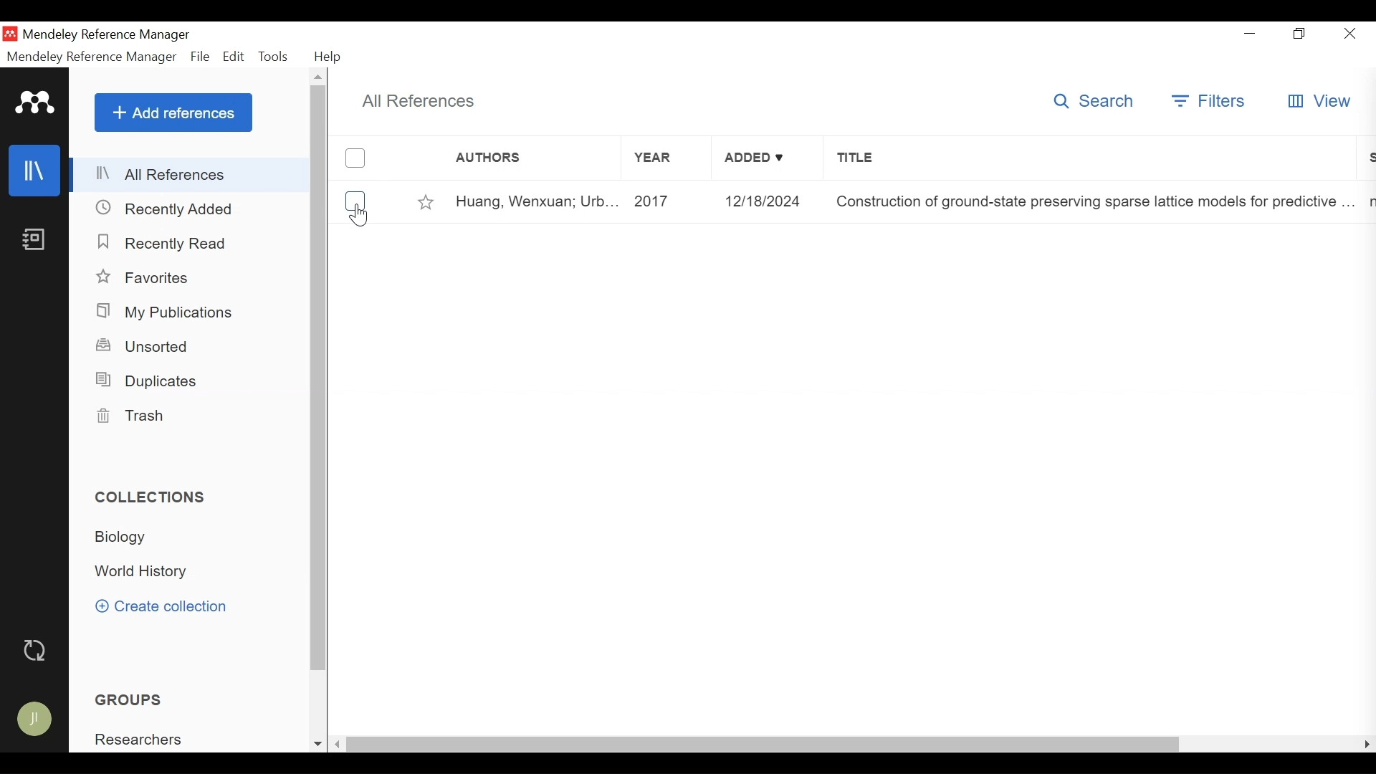  Describe the element at coordinates (424, 102) in the screenshot. I see `All References` at that location.